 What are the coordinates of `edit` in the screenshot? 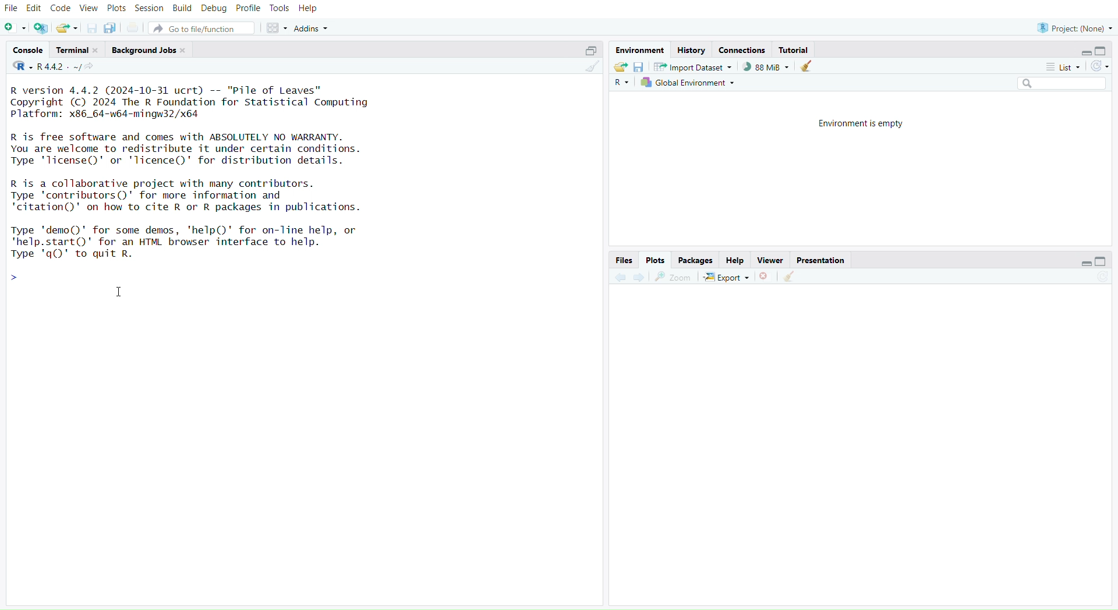 It's located at (36, 9).